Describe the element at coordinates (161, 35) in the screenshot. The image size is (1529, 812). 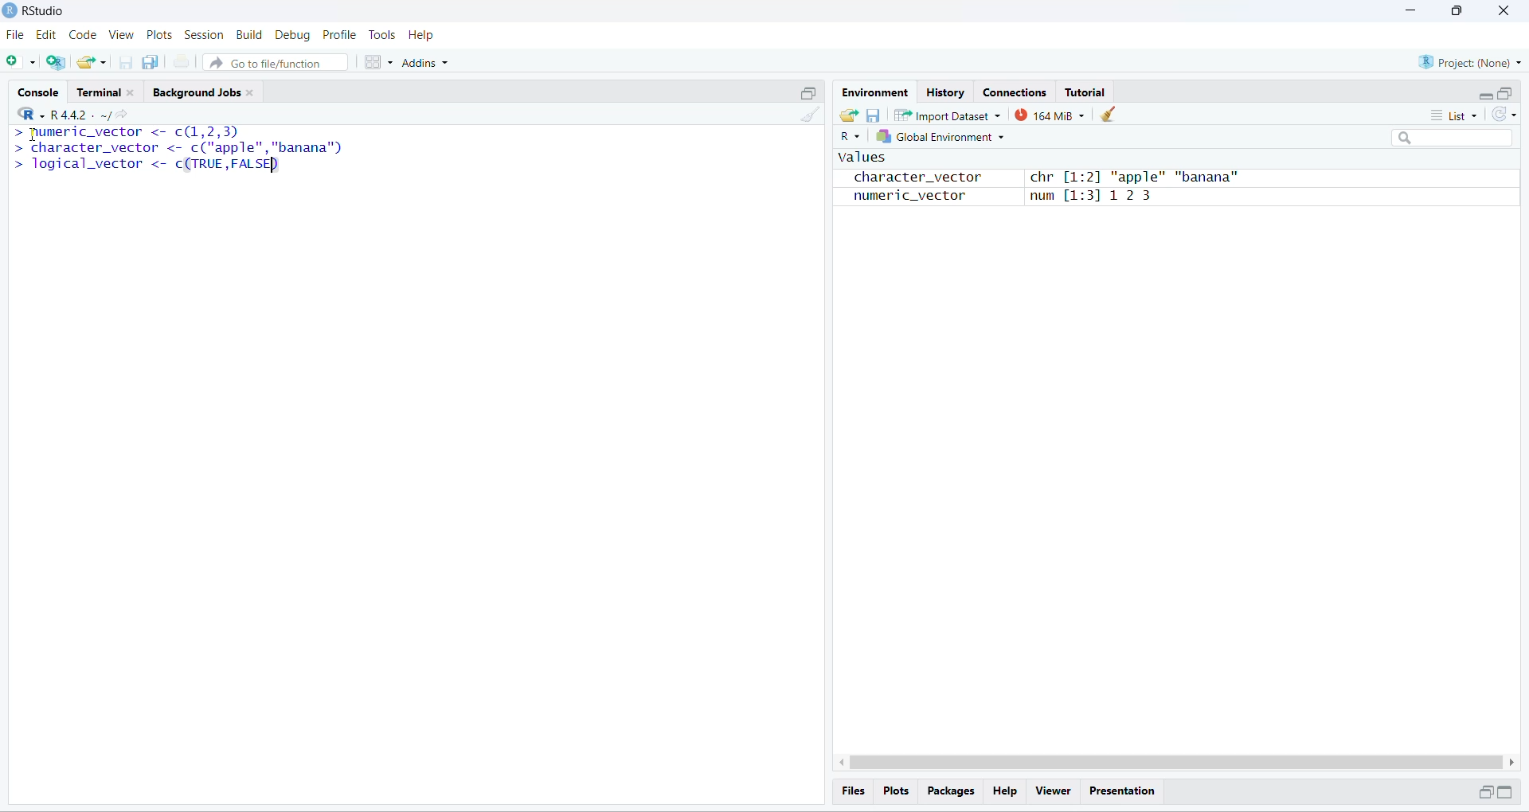
I see `Plots` at that location.